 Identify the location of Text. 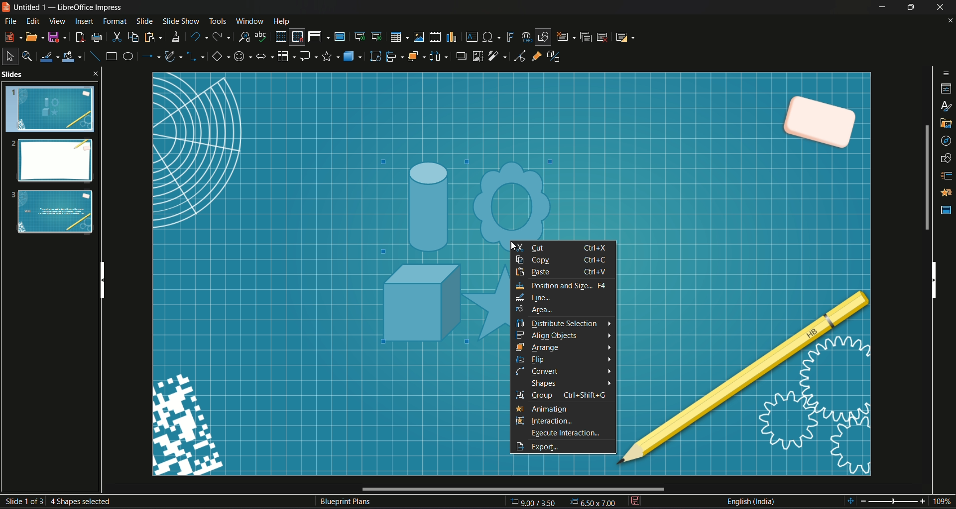
(346, 503).